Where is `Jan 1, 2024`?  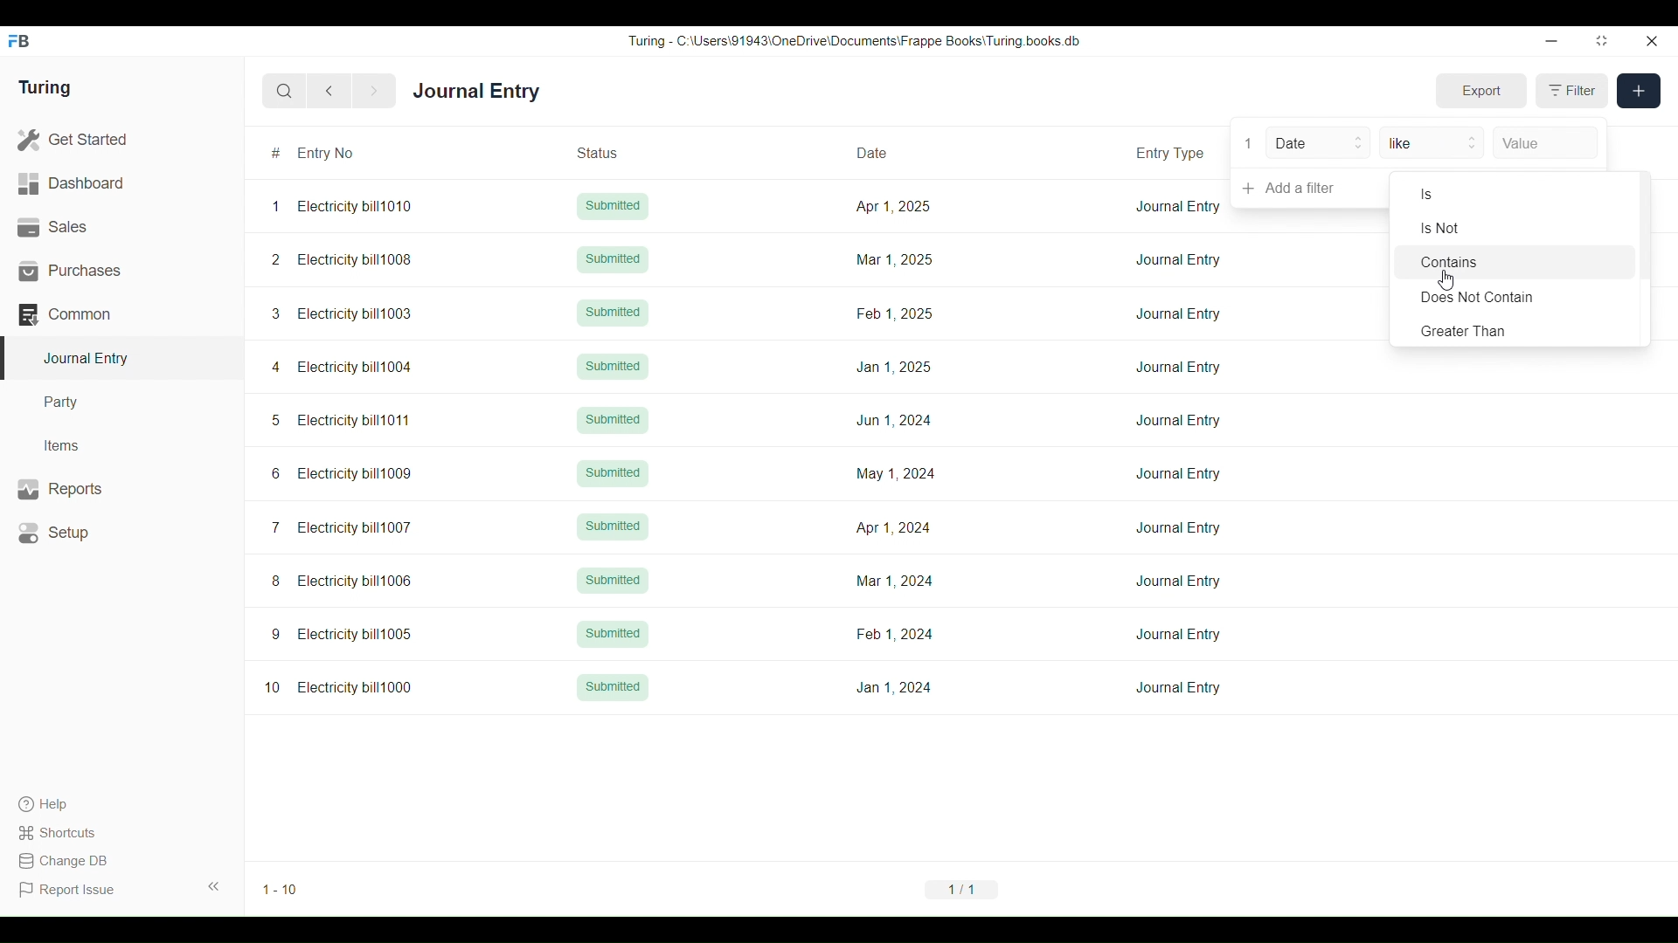 Jan 1, 2024 is located at coordinates (893, 687).